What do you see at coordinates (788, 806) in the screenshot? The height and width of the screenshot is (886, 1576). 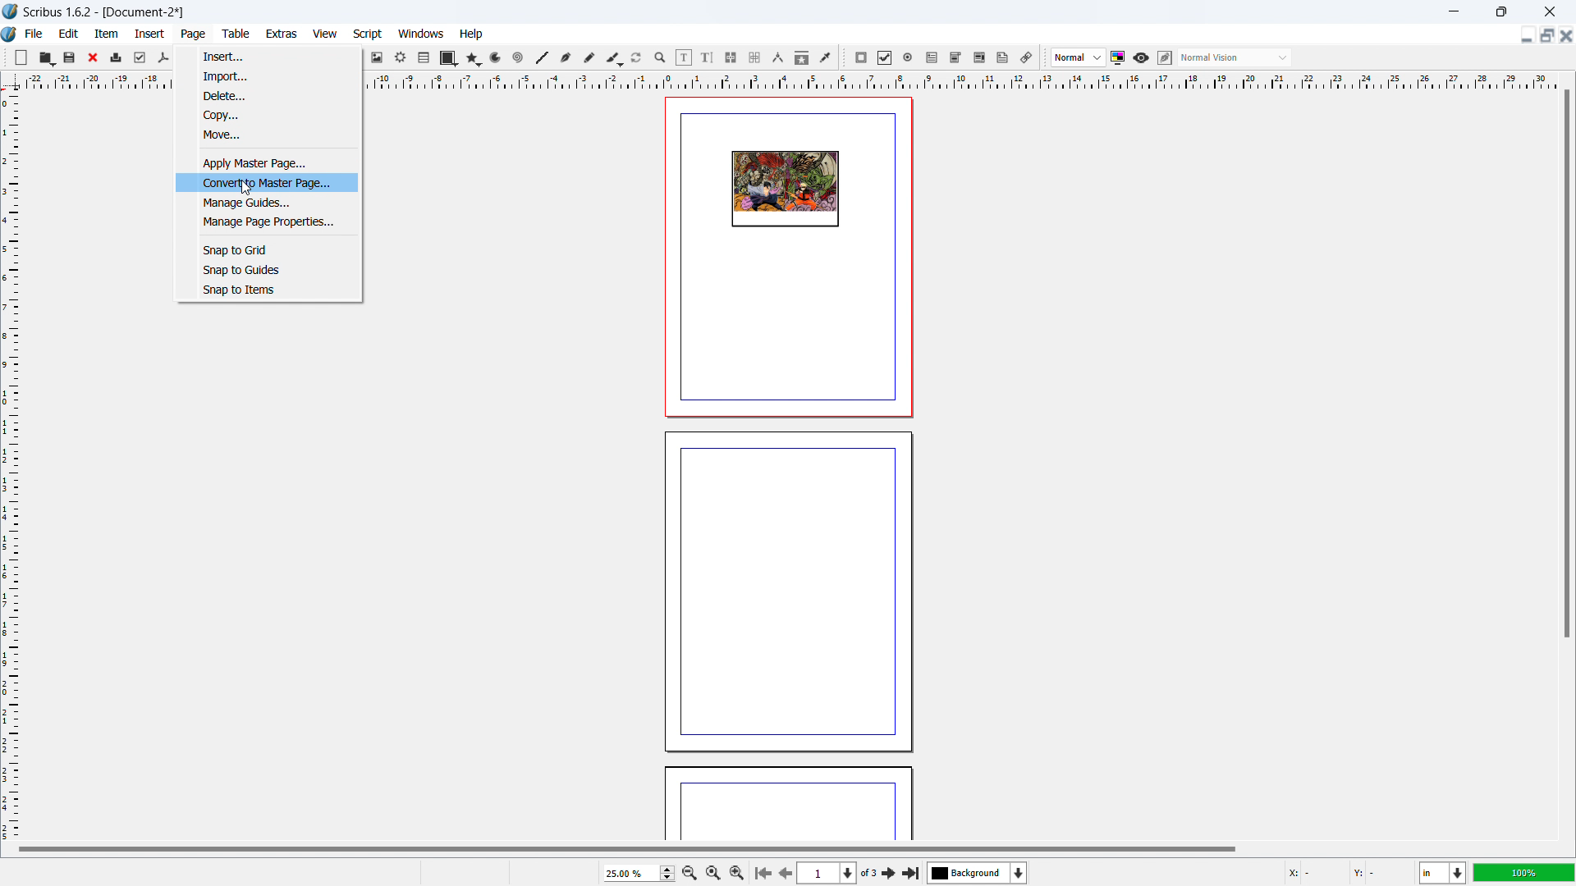 I see `page` at bounding box center [788, 806].